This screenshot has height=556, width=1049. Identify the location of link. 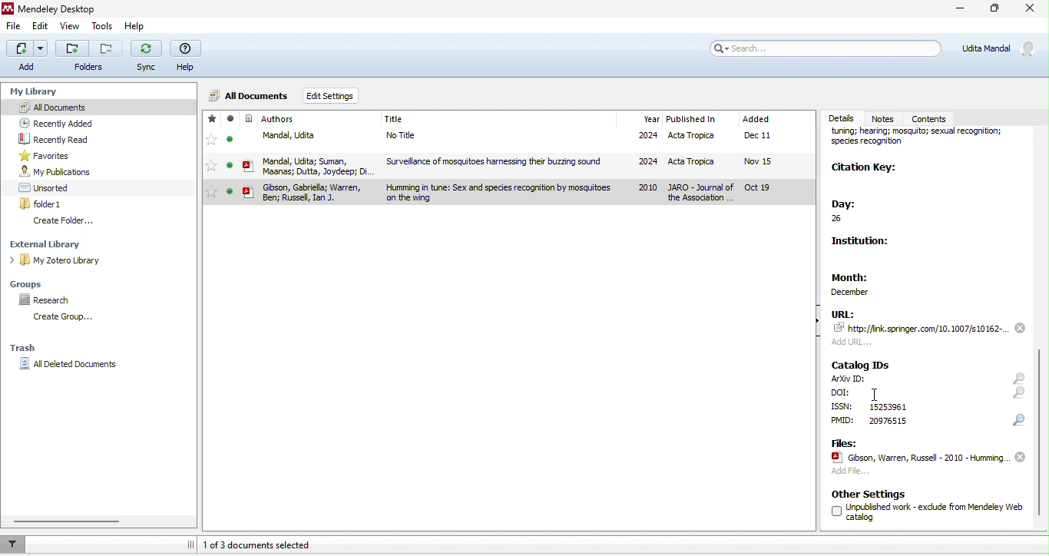
(922, 328).